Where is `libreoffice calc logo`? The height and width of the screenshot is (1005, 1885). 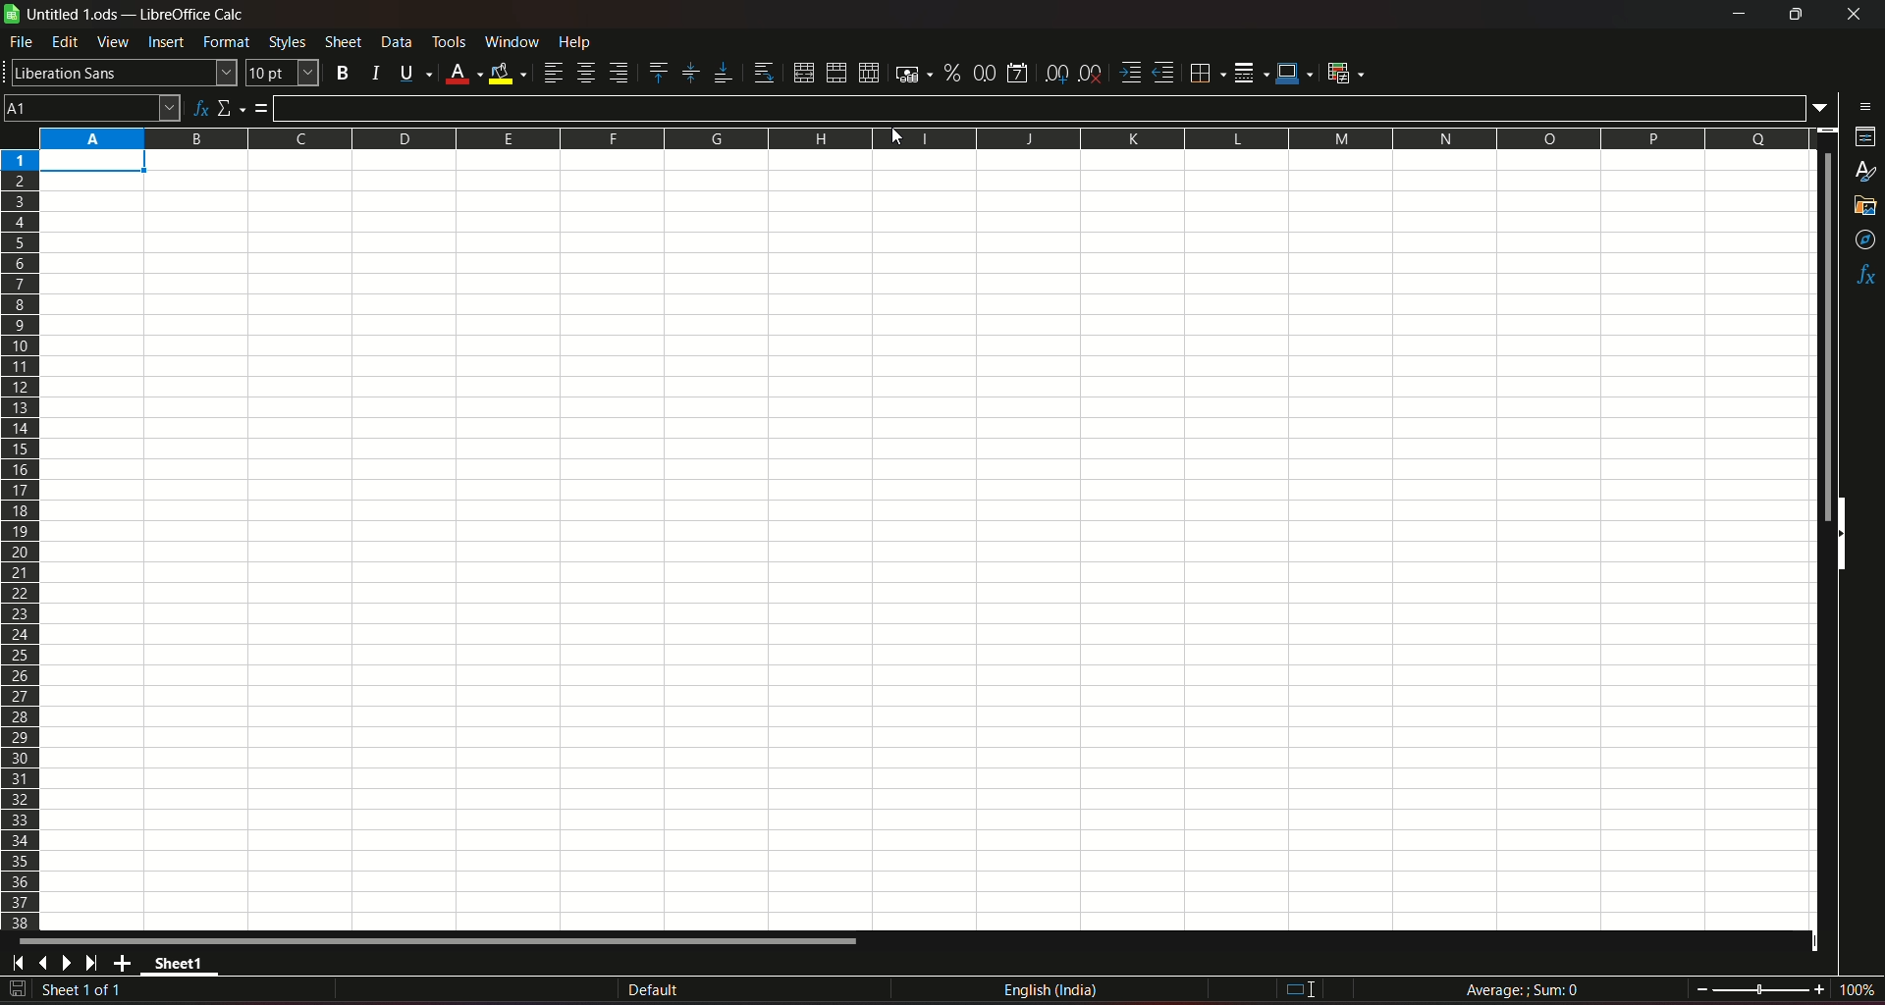 libreoffice calc logo is located at coordinates (12, 16).